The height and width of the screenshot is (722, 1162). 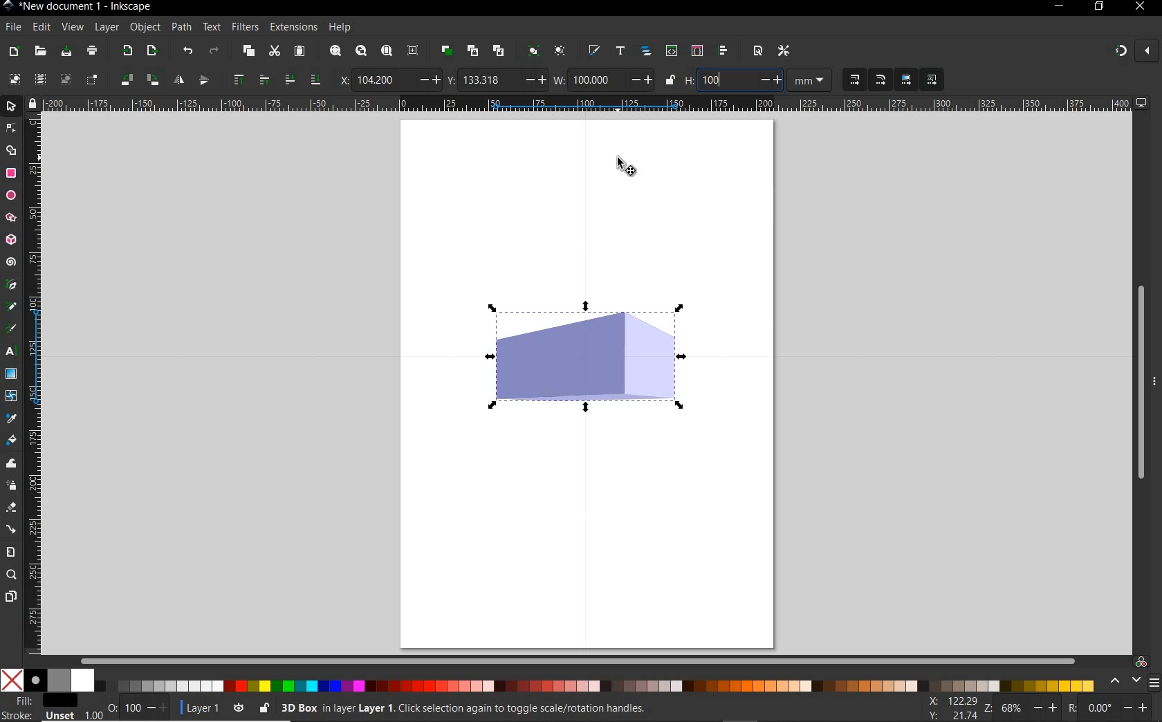 I want to click on scroll color options, so click(x=1125, y=681).